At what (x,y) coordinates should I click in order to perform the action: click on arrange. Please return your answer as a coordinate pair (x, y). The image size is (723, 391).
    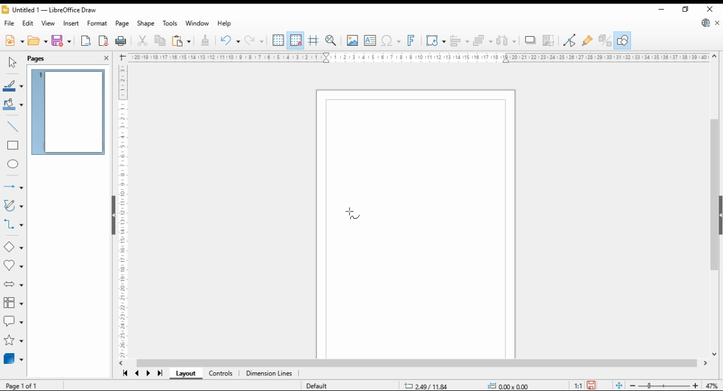
    Looking at the image, I should click on (483, 41).